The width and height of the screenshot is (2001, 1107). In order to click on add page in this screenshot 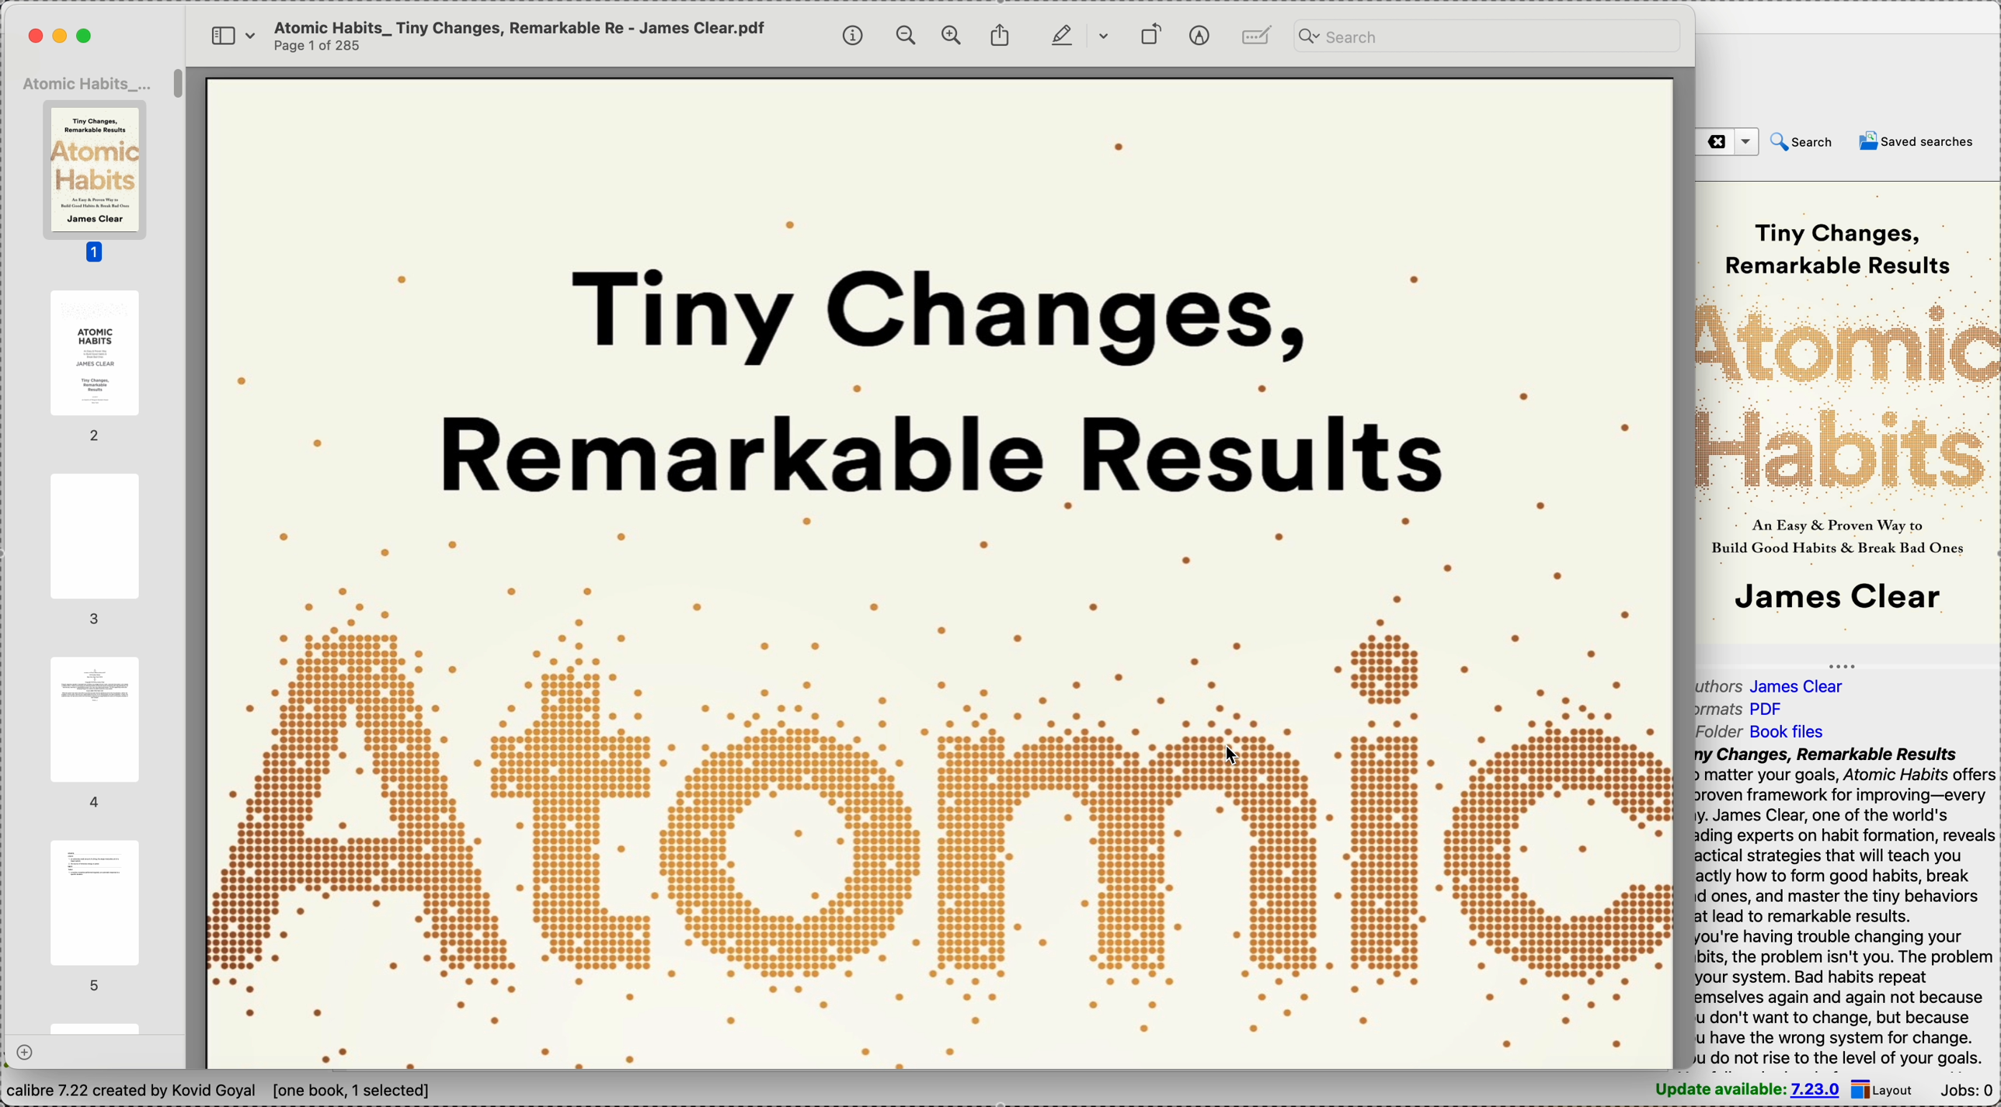, I will do `click(26, 1053)`.